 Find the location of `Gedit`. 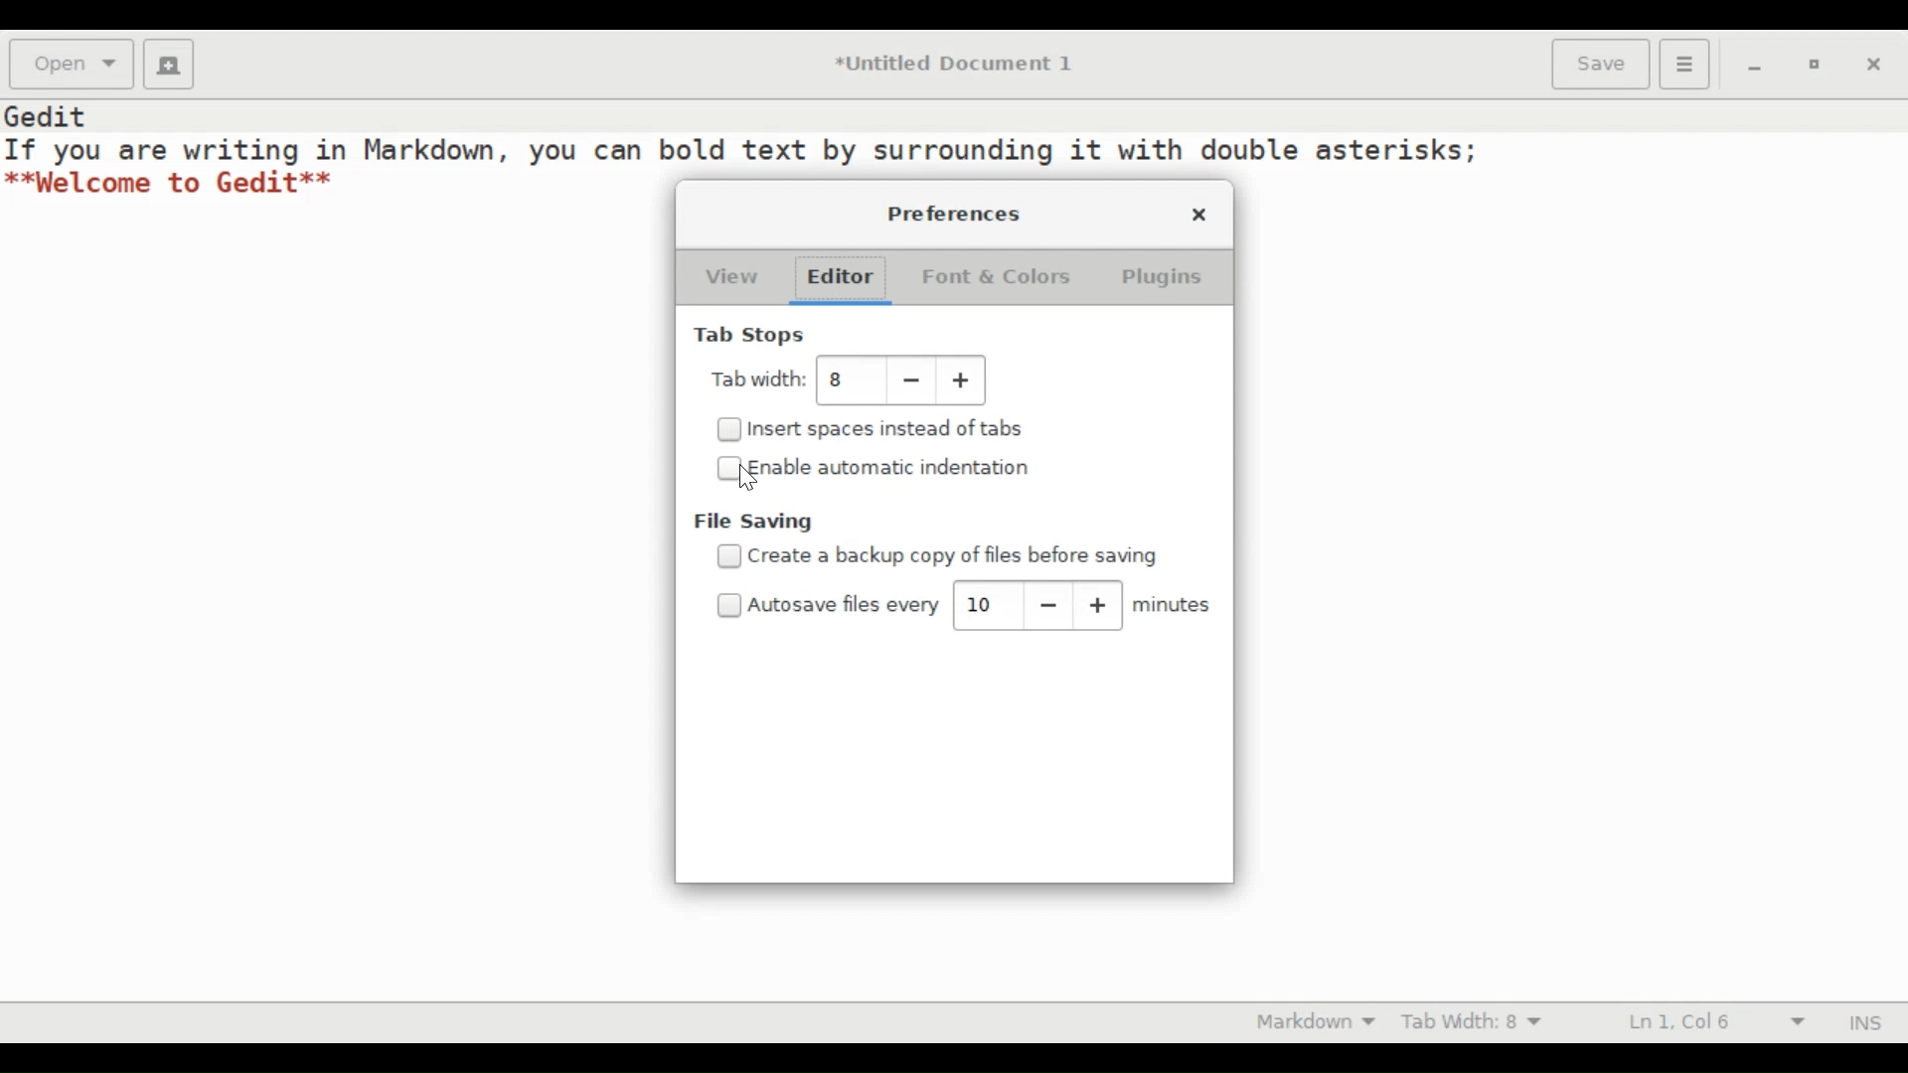

Gedit is located at coordinates (48, 113).